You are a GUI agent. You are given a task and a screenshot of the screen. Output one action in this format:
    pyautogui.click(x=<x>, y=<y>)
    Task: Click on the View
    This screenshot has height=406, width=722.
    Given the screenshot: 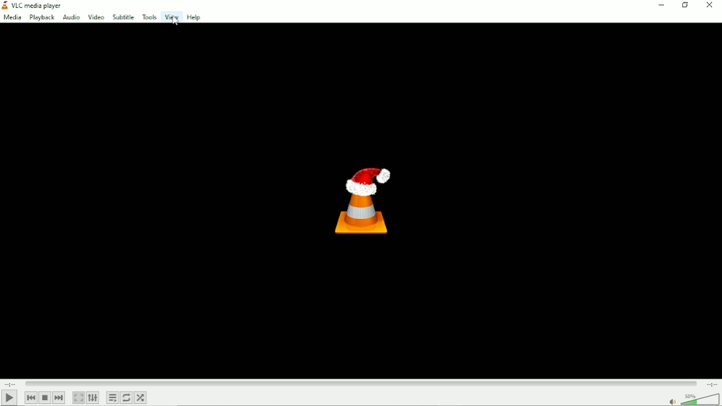 What is the action you would take?
    pyautogui.click(x=170, y=17)
    